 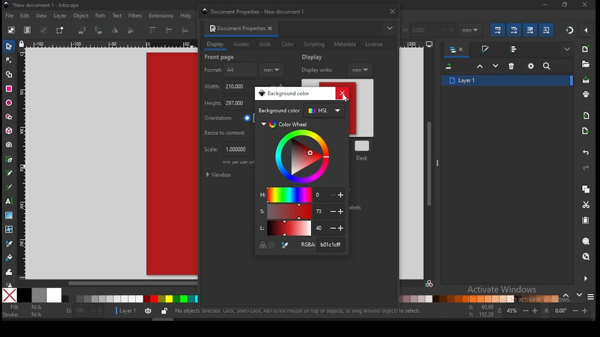 I want to click on extensions, so click(x=161, y=16).